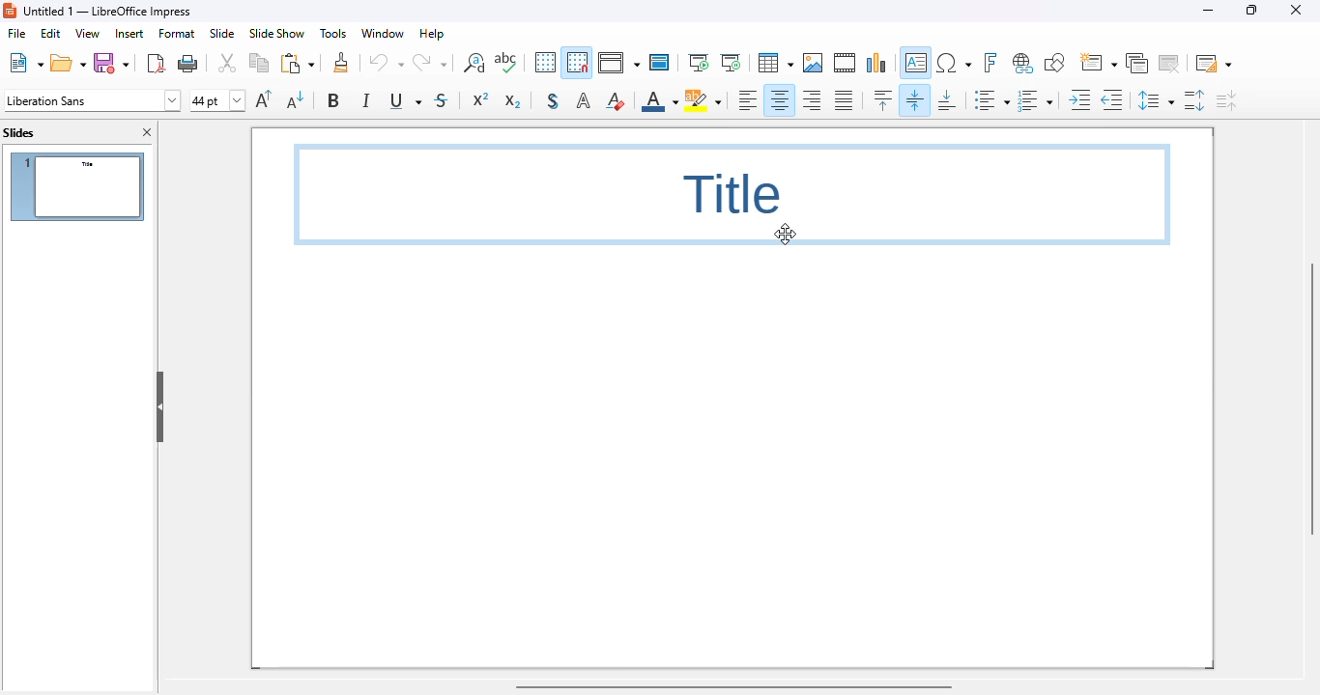 Image resolution: width=1320 pixels, height=695 pixels. Describe the element at coordinates (149, 132) in the screenshot. I see `close pane` at that location.